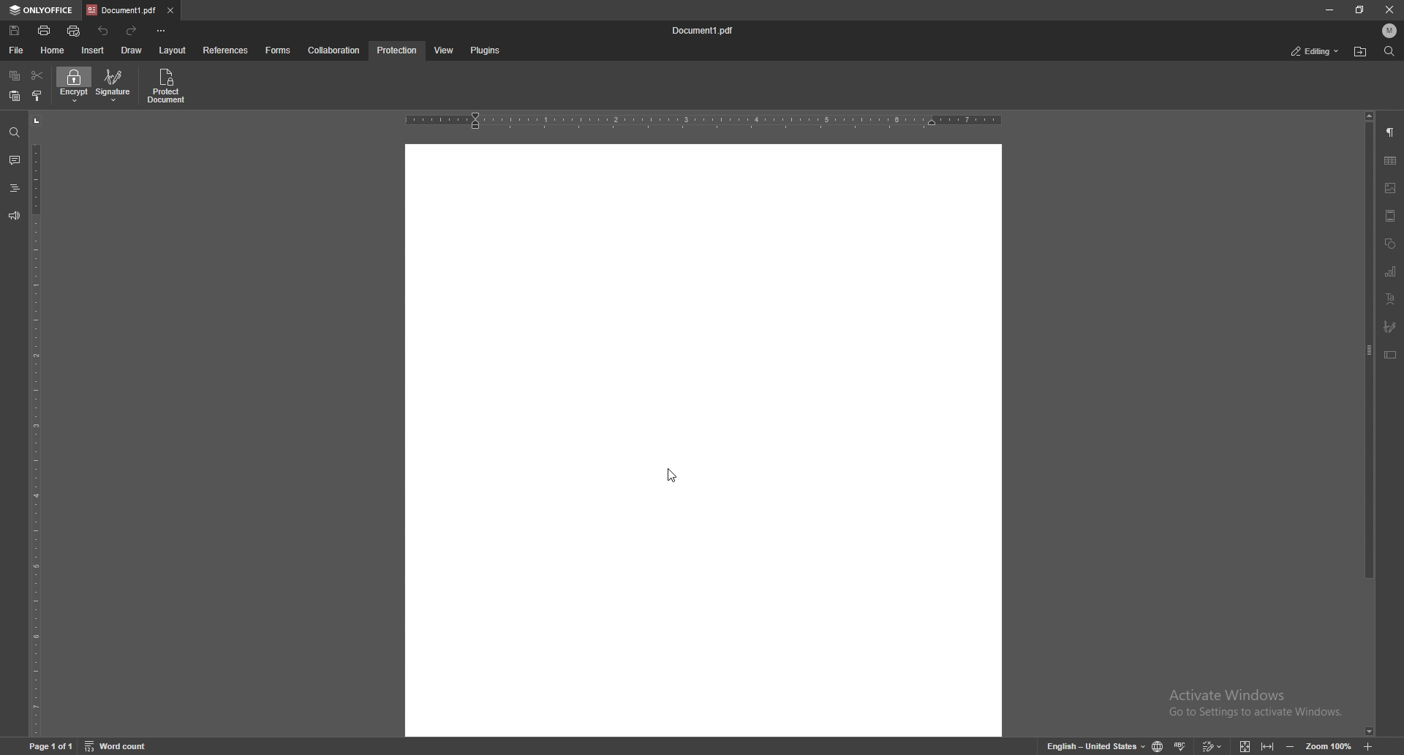  I want to click on find, so click(1388, 51).